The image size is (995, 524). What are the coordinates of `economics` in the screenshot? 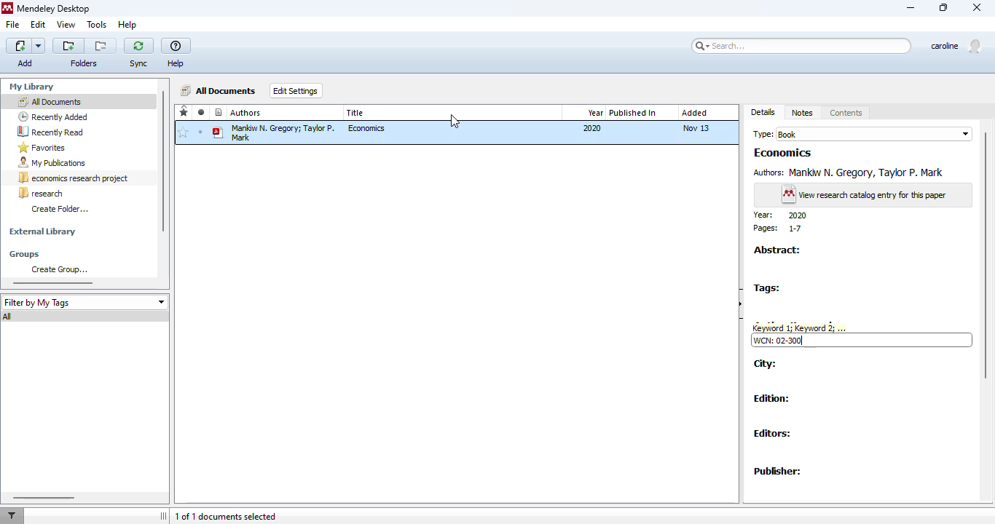 It's located at (368, 128).